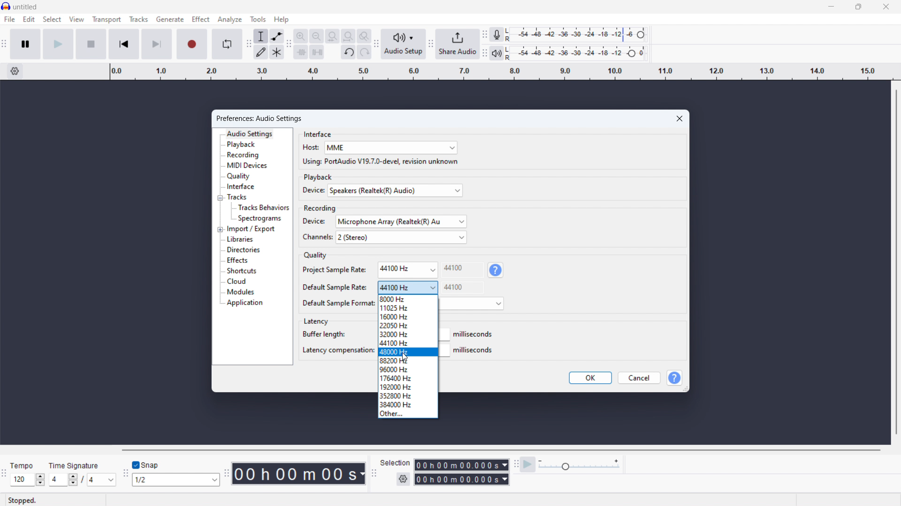 This screenshot has width=901, height=506. What do you see at coordinates (502, 450) in the screenshot?
I see `horizontal scrollbar` at bounding box center [502, 450].